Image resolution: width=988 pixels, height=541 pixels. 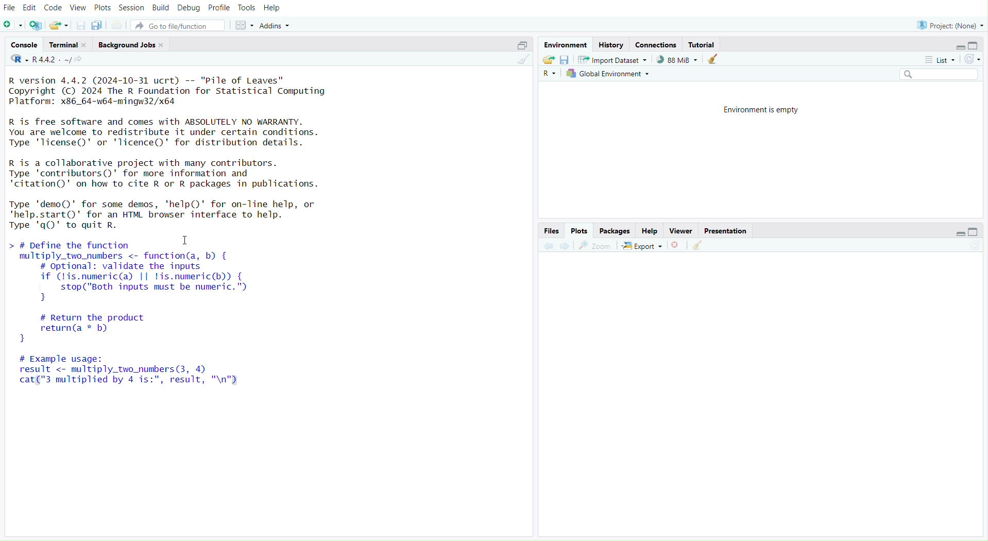 I want to click on R, so click(x=550, y=74).